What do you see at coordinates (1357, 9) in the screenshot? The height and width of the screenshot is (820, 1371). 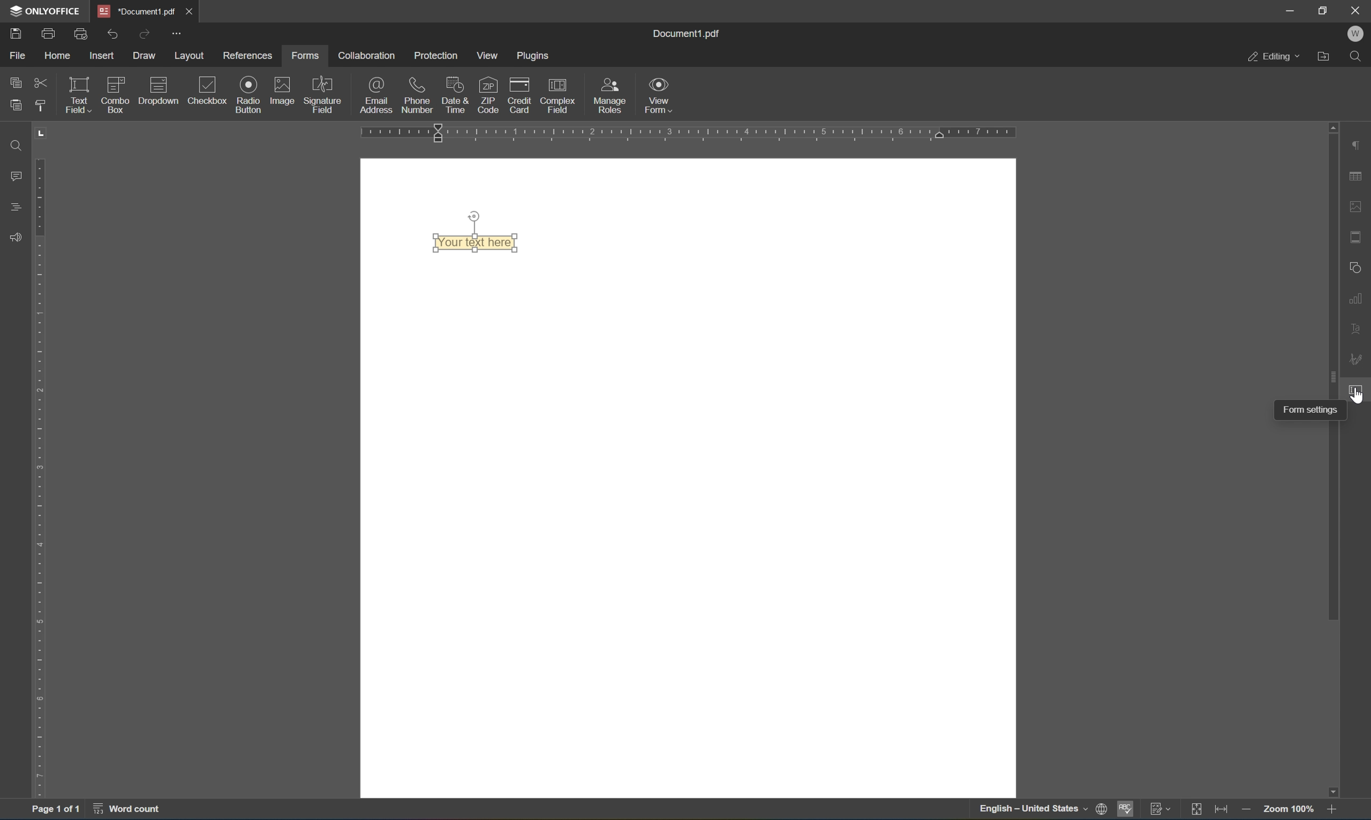 I see `close` at bounding box center [1357, 9].